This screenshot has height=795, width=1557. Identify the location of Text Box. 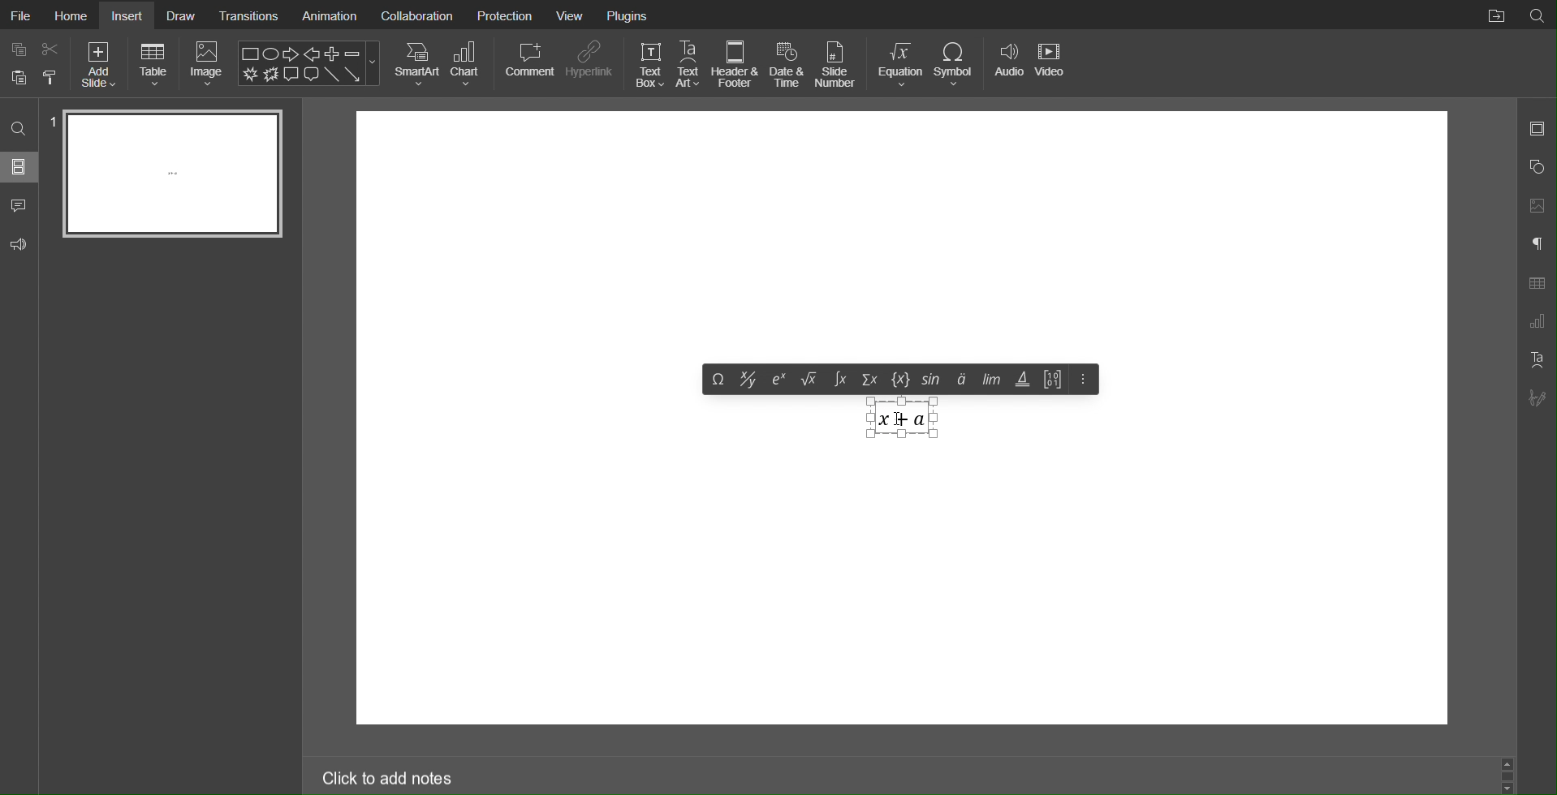
(647, 64).